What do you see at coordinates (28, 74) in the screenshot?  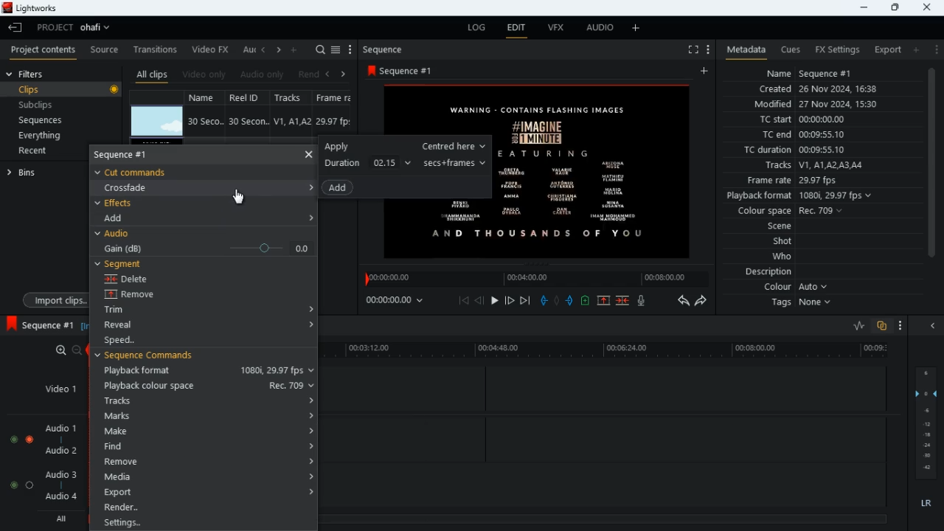 I see `filters` at bounding box center [28, 74].